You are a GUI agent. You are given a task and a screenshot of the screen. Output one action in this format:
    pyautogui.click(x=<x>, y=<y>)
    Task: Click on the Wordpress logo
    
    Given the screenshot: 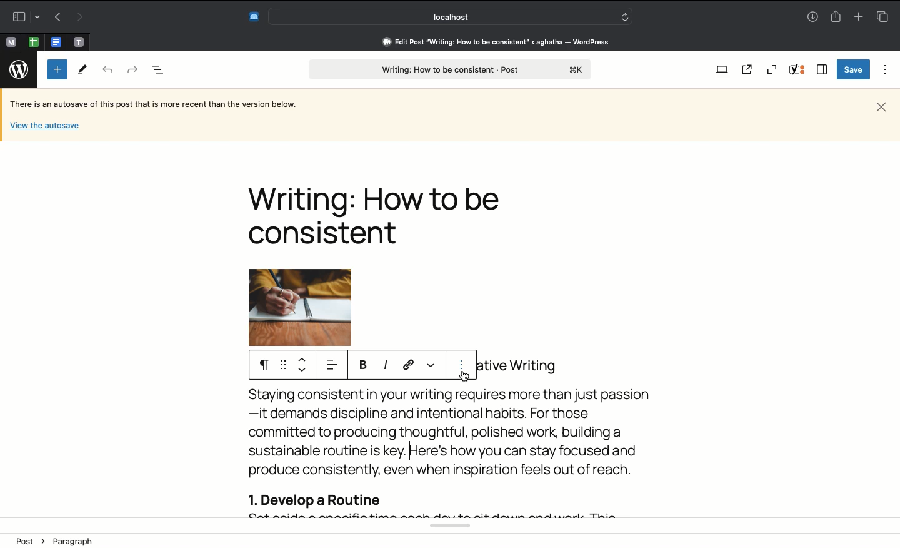 What is the action you would take?
    pyautogui.click(x=21, y=69)
    